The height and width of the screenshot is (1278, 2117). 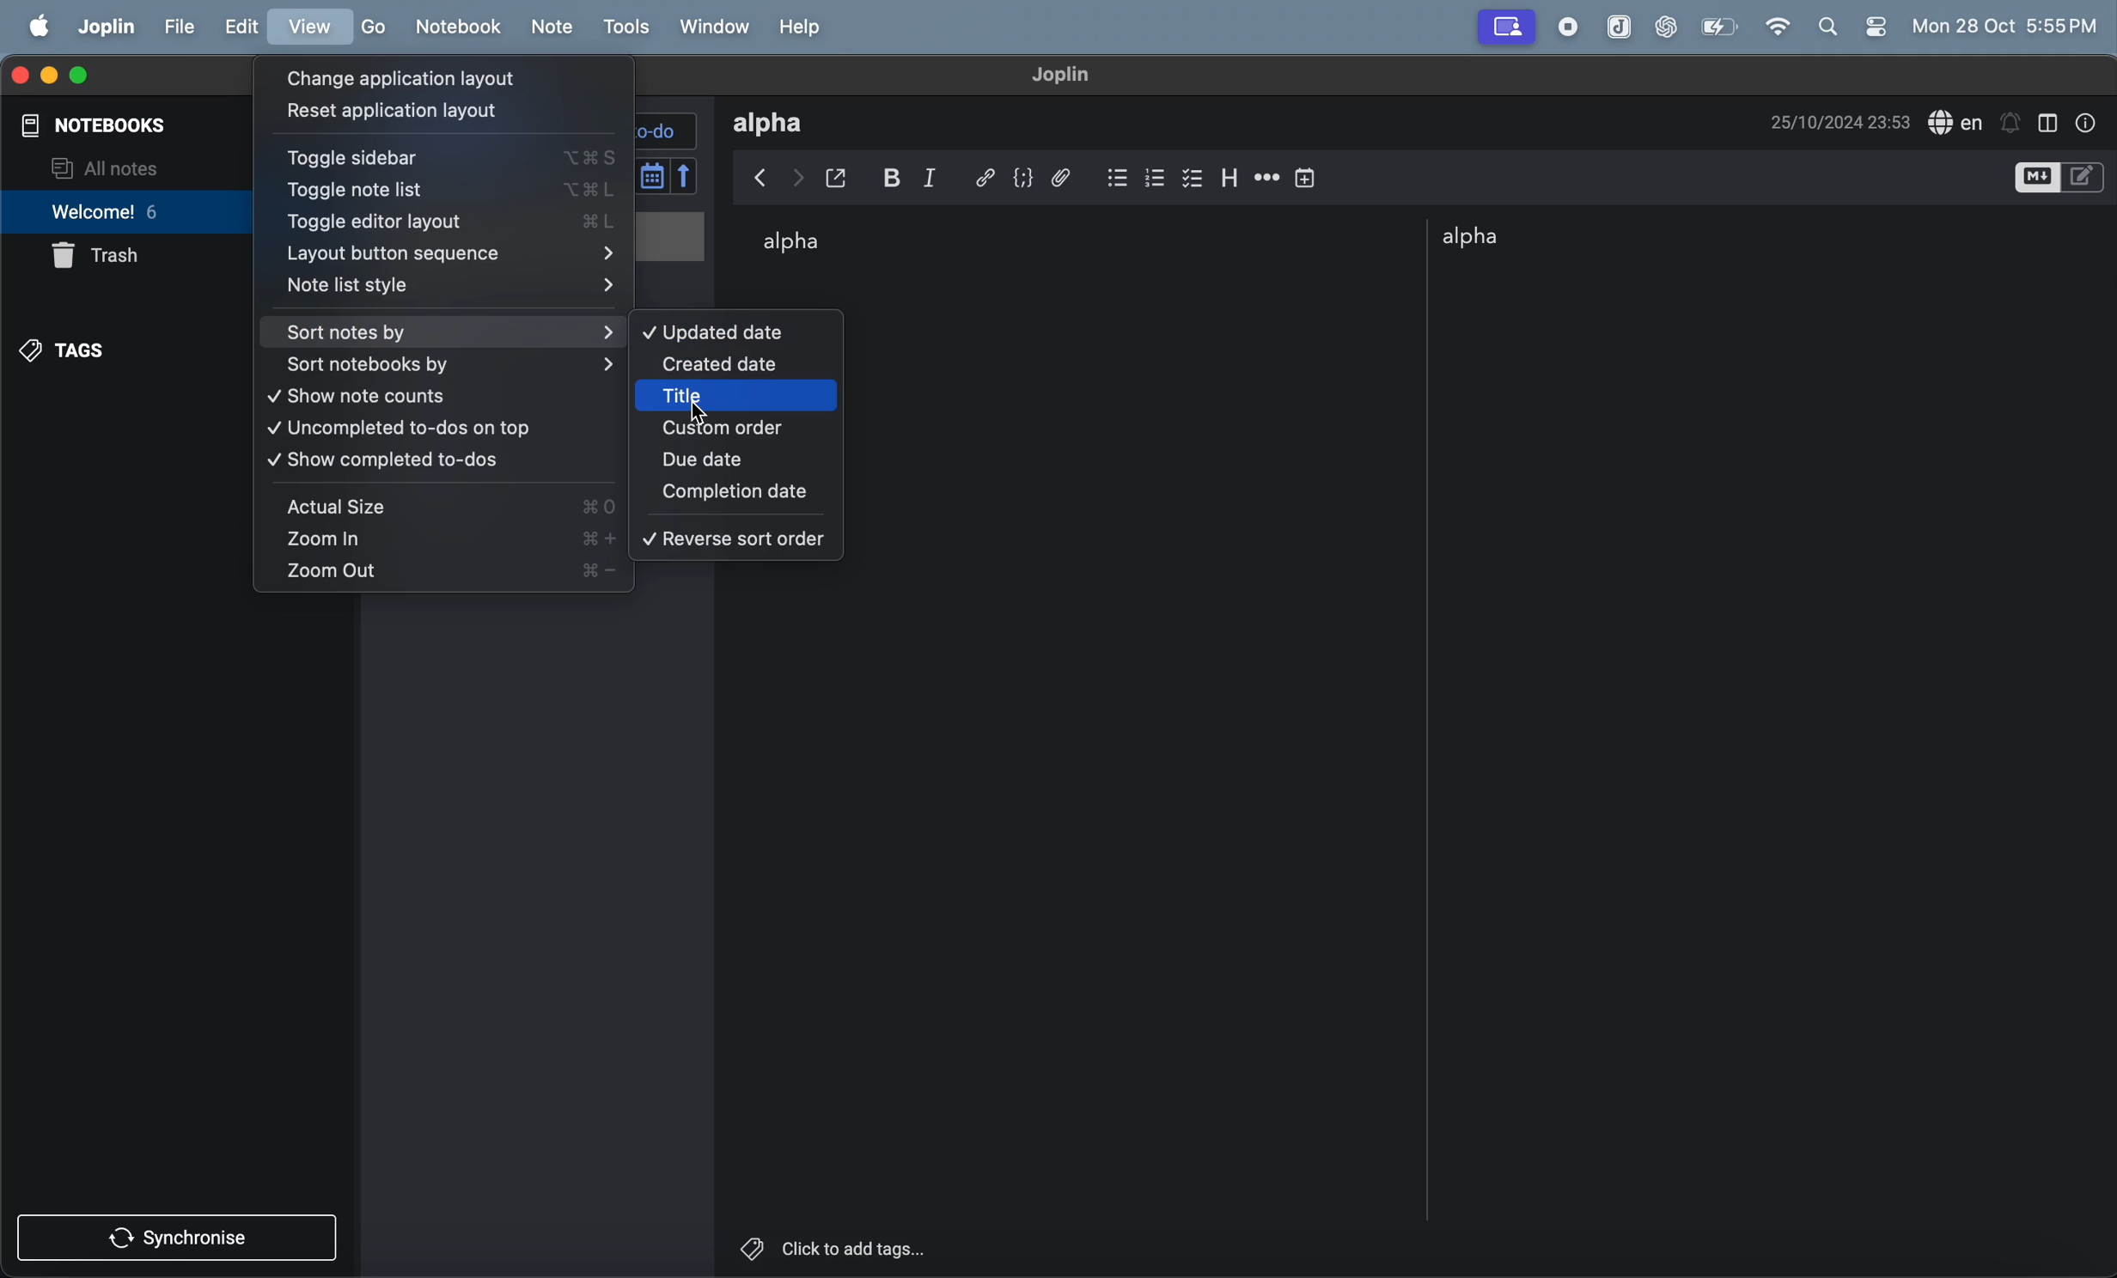 I want to click on file, so click(x=180, y=29).